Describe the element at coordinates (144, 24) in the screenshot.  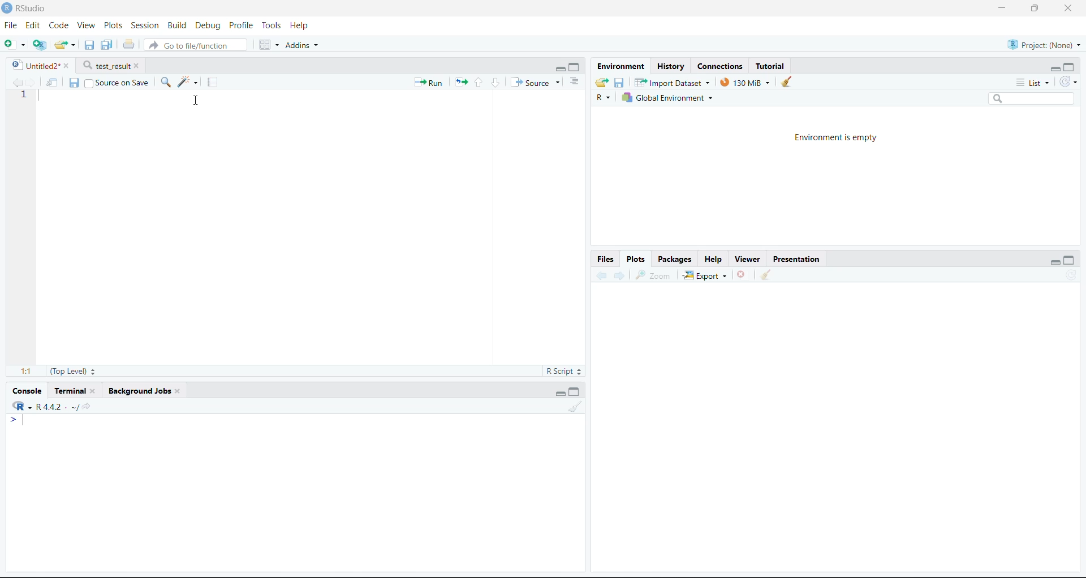
I see `Session` at that location.